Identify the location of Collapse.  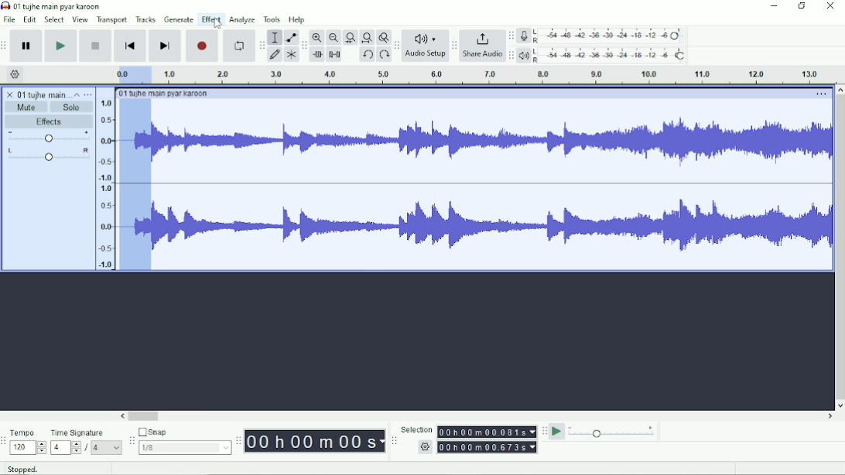
(77, 94).